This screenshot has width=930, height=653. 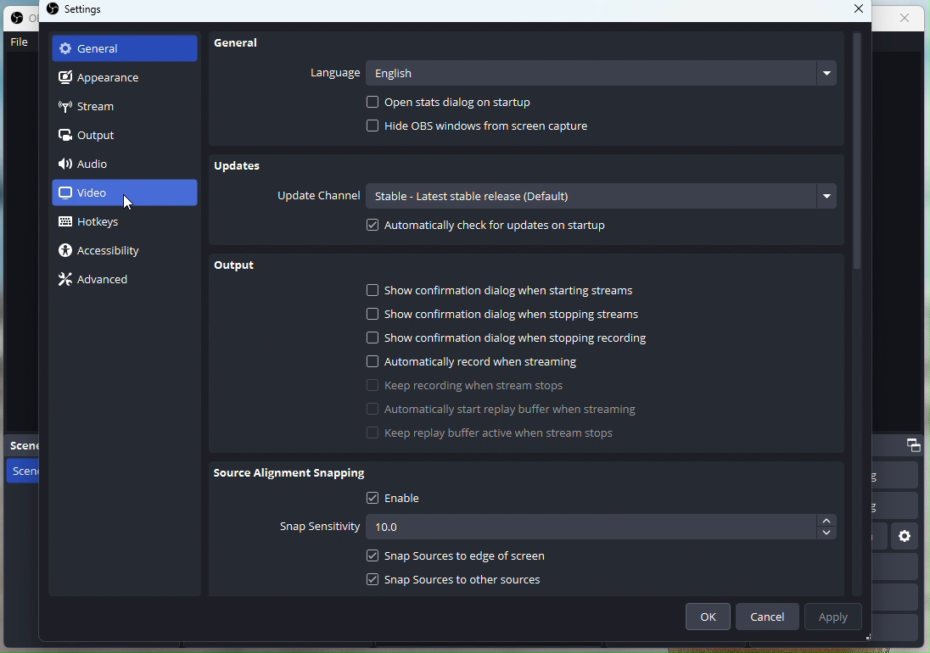 What do you see at coordinates (602, 554) in the screenshot?
I see `snap sources to edge of screen` at bounding box center [602, 554].